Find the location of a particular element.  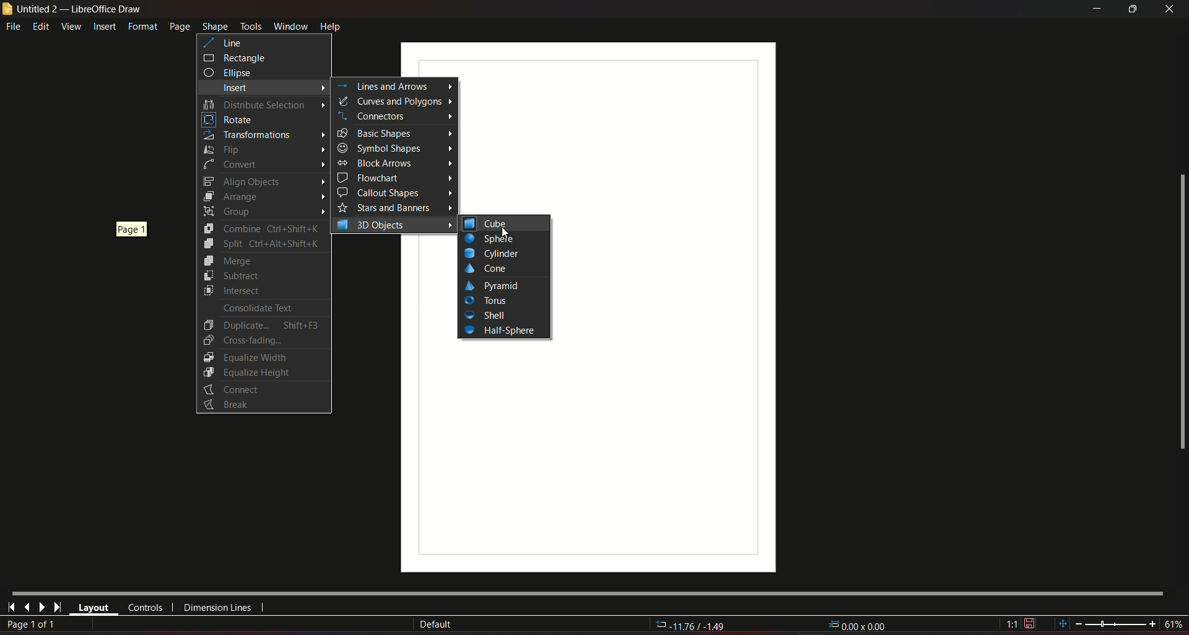

Equalize Width is located at coordinates (248, 356).